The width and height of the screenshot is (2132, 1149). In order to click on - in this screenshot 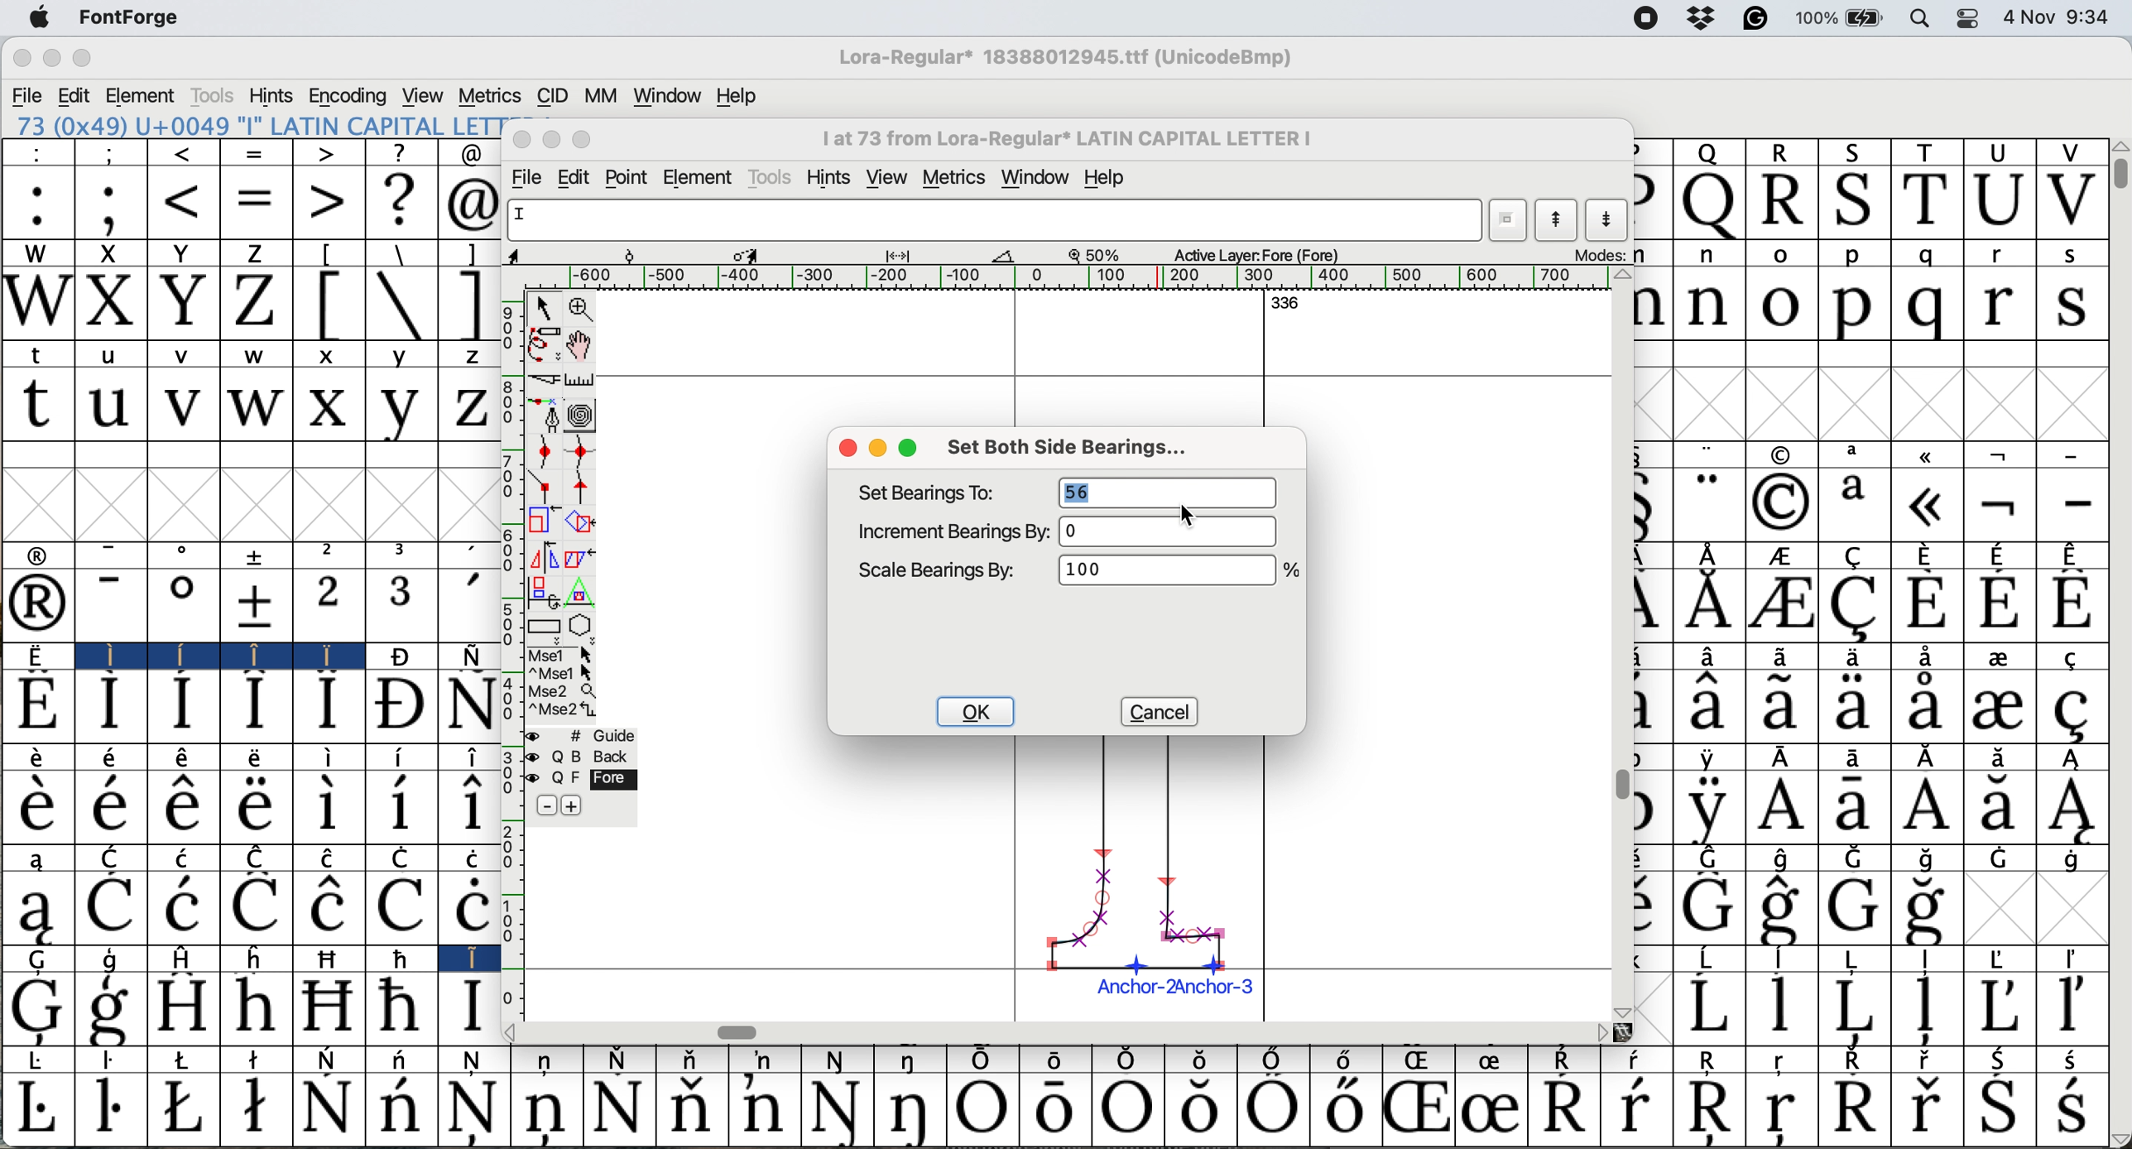, I will do `click(113, 553)`.